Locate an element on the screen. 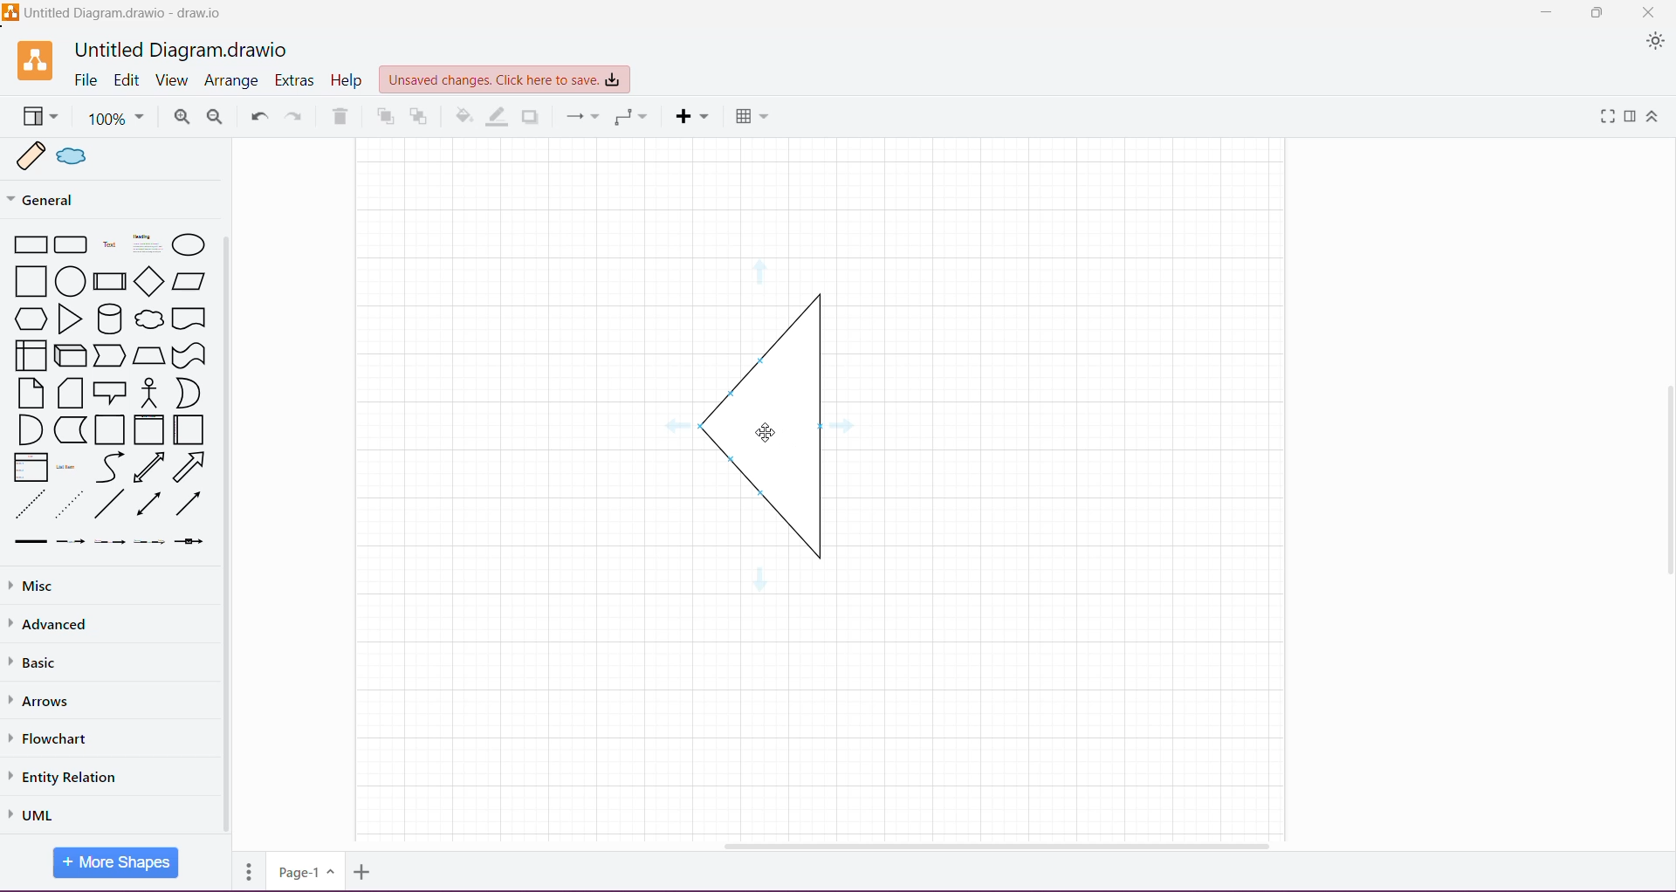 The image size is (1676, 892). General is located at coordinates (76, 199).